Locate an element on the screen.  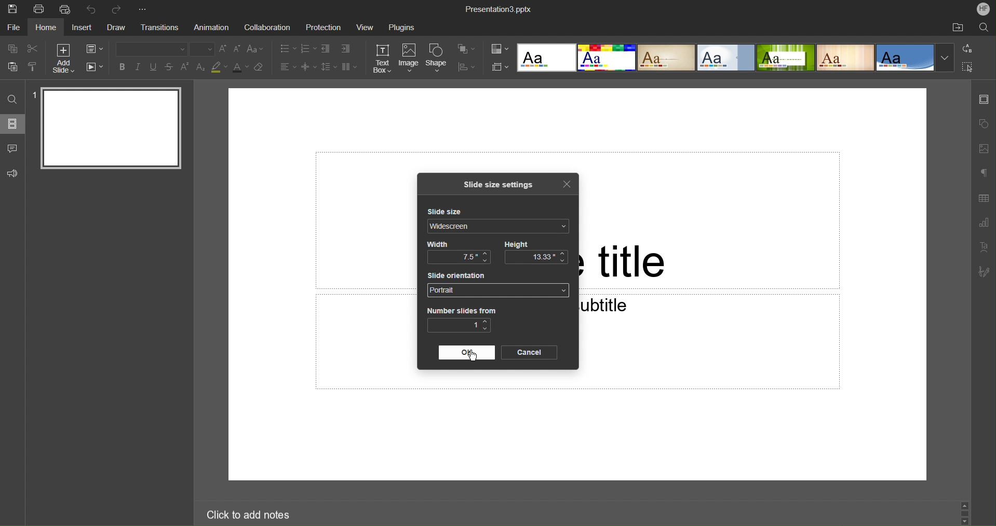
File is located at coordinates (12, 29).